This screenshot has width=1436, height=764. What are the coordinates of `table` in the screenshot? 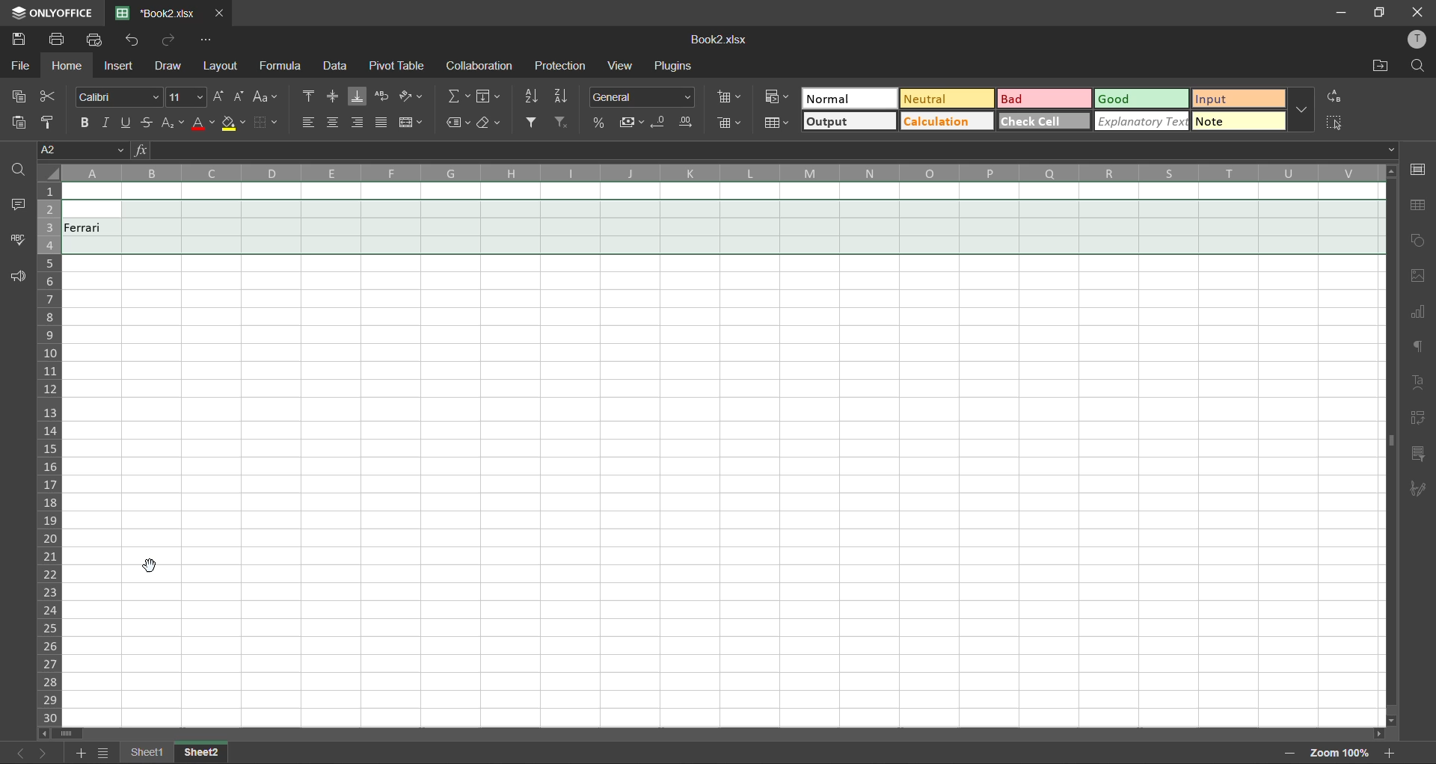 It's located at (1420, 206).